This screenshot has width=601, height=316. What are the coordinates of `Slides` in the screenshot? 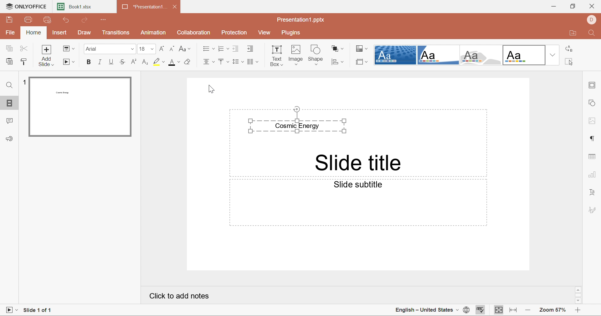 It's located at (10, 103).